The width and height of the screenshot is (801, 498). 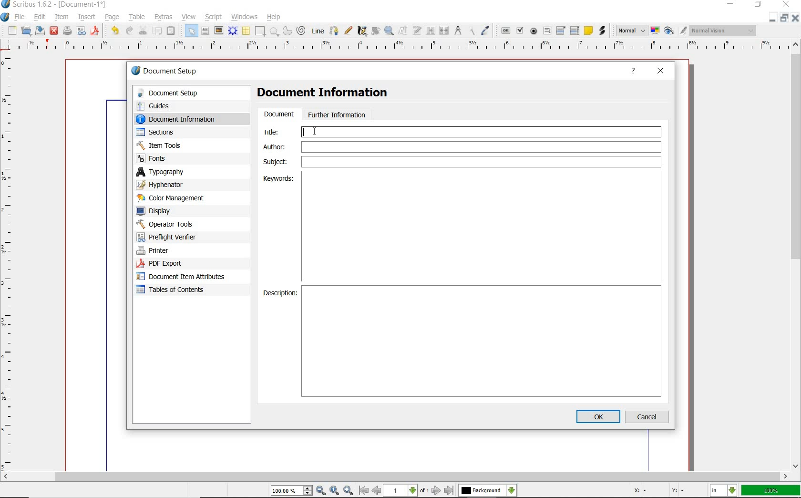 What do you see at coordinates (11, 31) in the screenshot?
I see `new` at bounding box center [11, 31].